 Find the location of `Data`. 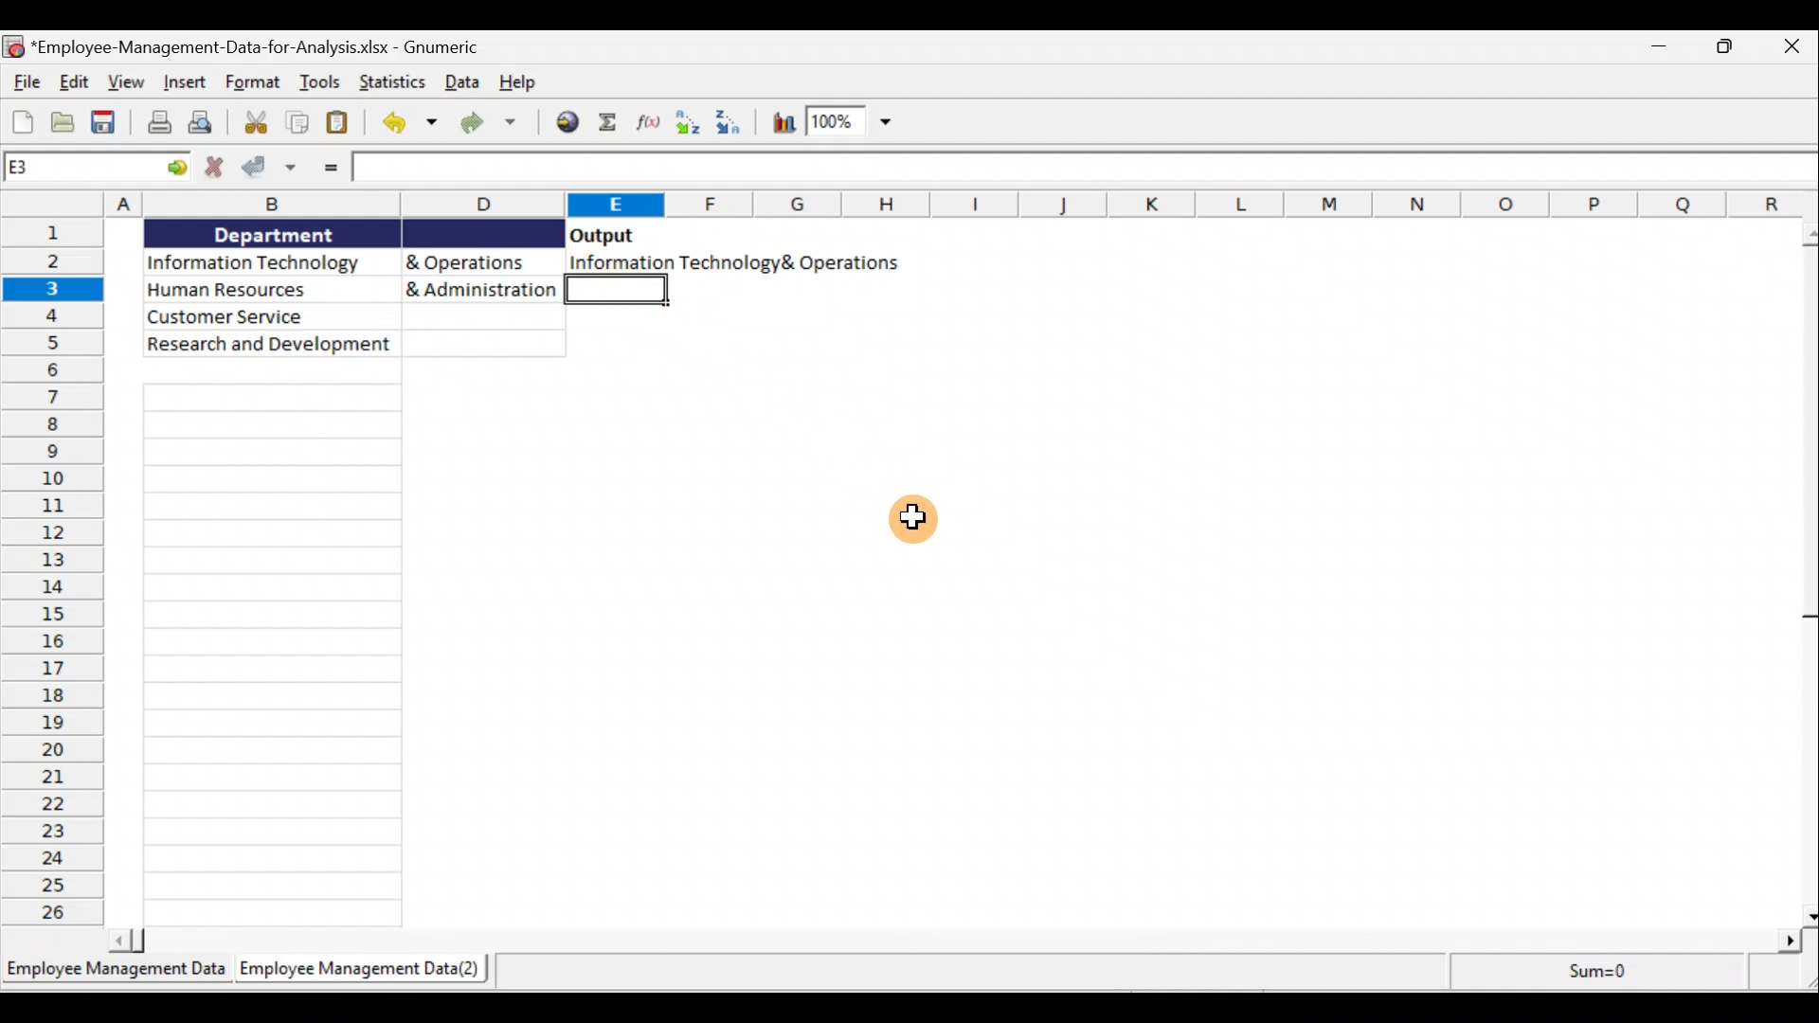

Data is located at coordinates (354, 289).